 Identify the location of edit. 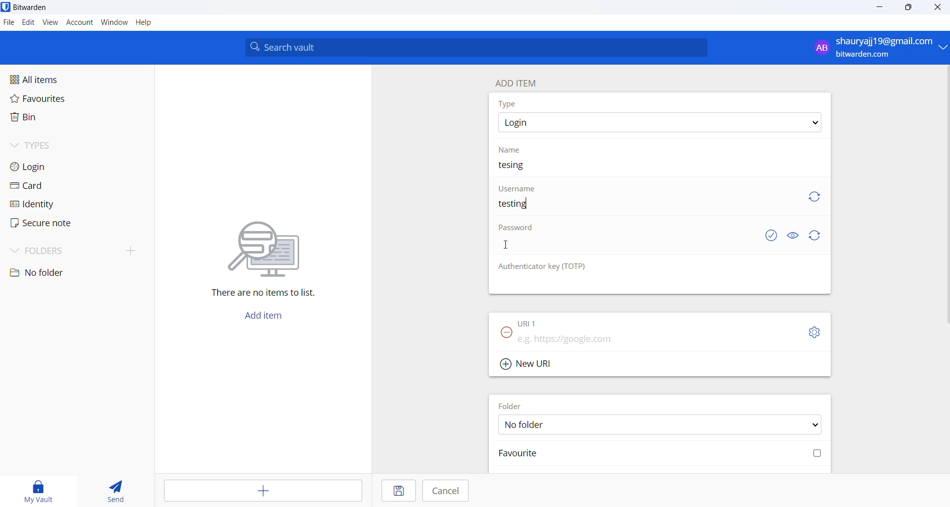
(28, 23).